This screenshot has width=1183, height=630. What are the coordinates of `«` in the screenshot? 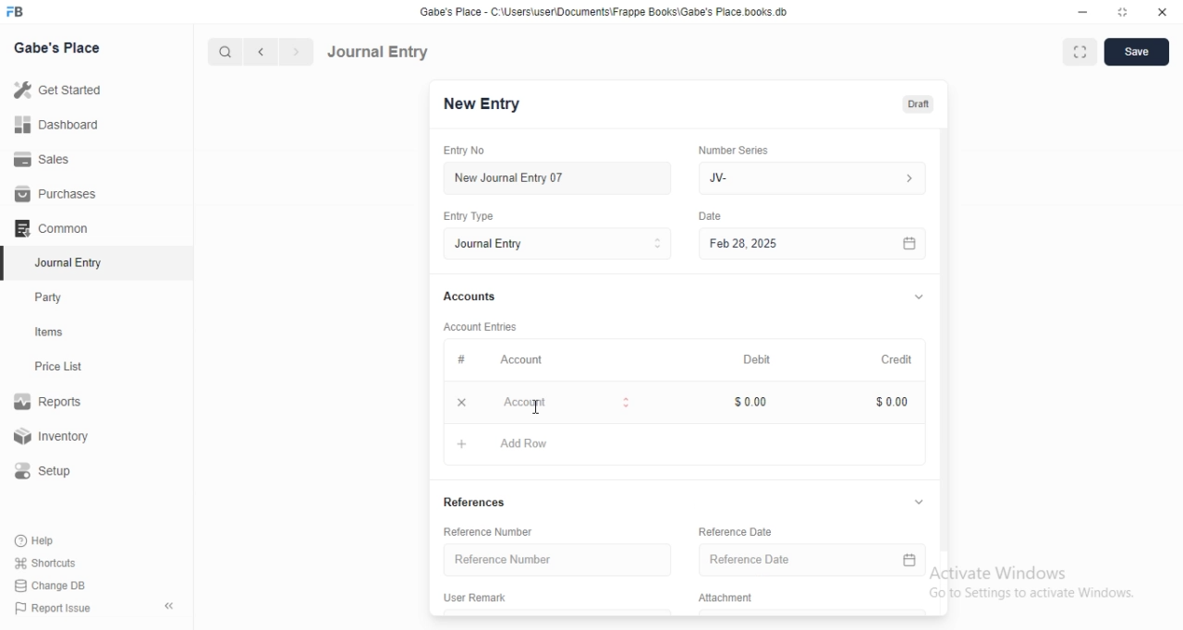 It's located at (171, 607).